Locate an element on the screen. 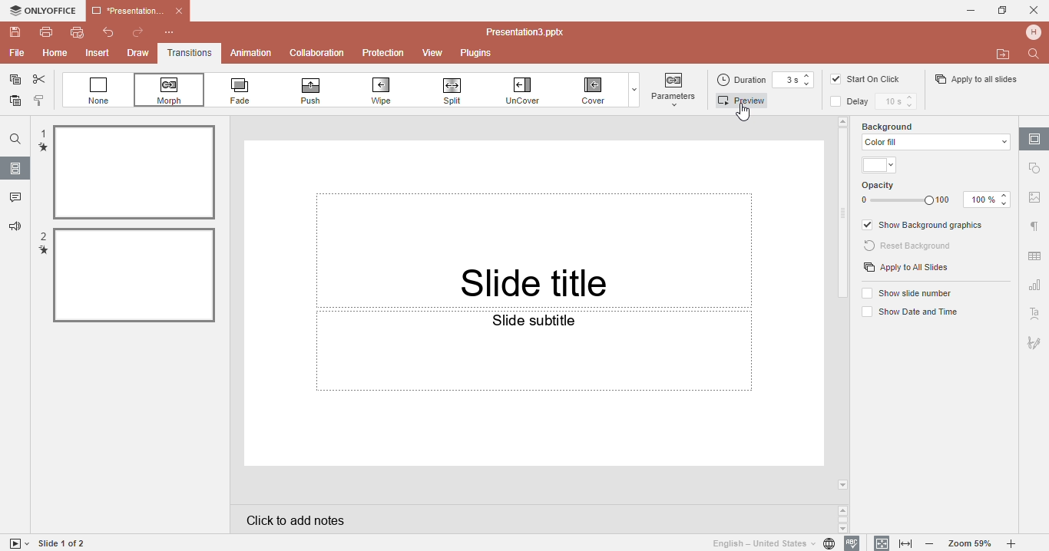 This screenshot has height=551, width=1049. Plugins is located at coordinates (483, 54).